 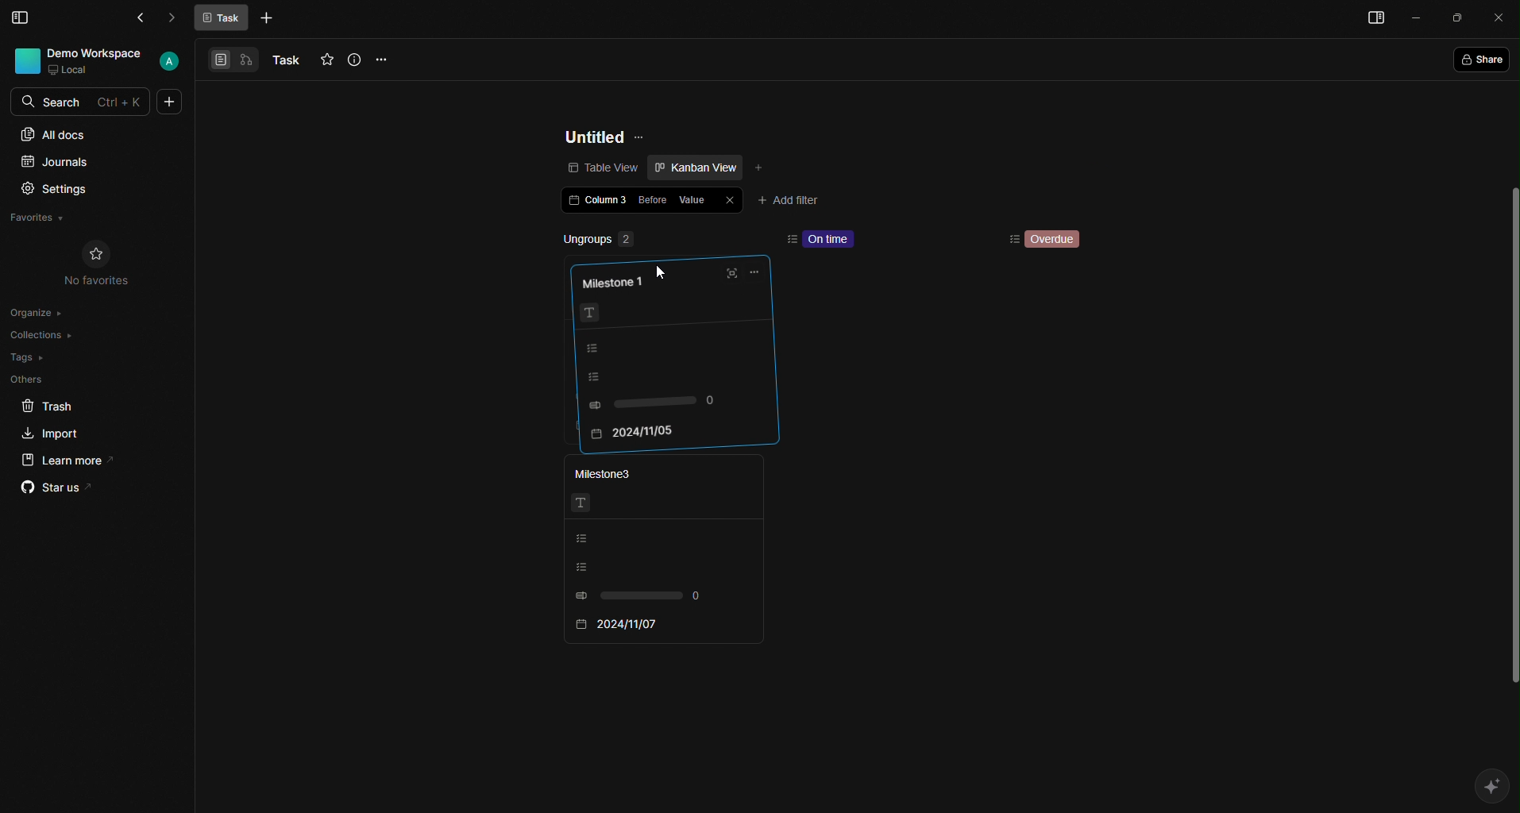 What do you see at coordinates (145, 17) in the screenshot?
I see `Back` at bounding box center [145, 17].